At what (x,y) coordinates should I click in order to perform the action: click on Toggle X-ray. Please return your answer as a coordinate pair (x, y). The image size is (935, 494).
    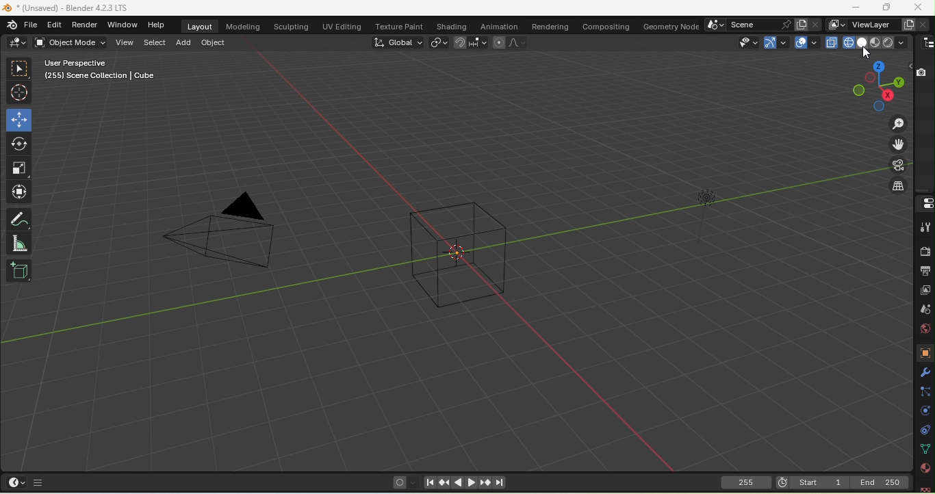
    Looking at the image, I should click on (831, 42).